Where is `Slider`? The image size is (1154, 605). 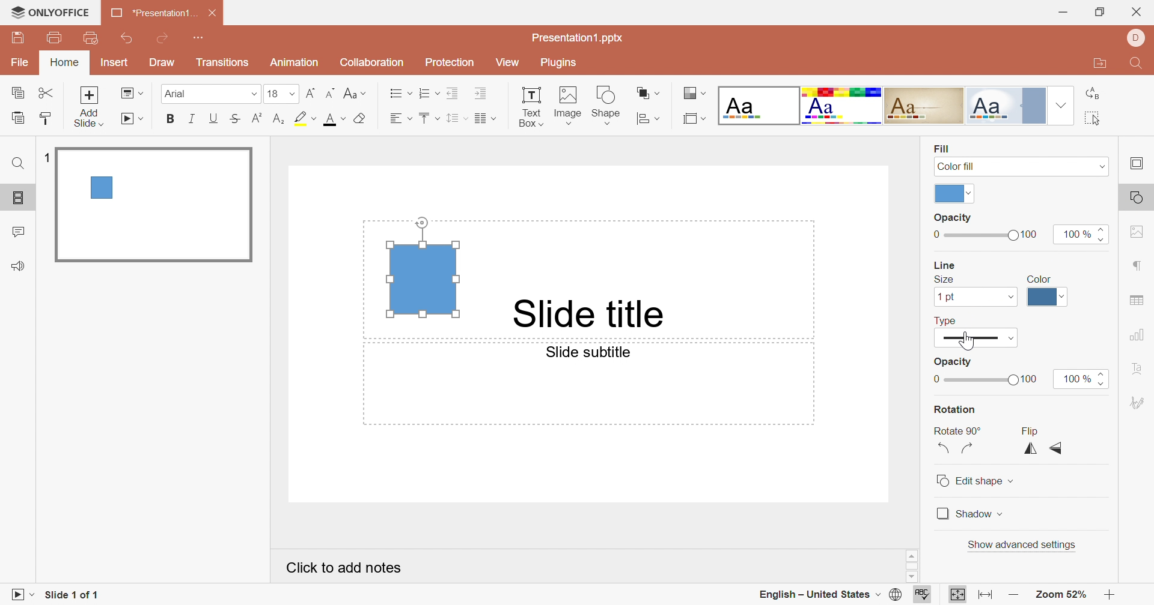 Slider is located at coordinates (1103, 379).